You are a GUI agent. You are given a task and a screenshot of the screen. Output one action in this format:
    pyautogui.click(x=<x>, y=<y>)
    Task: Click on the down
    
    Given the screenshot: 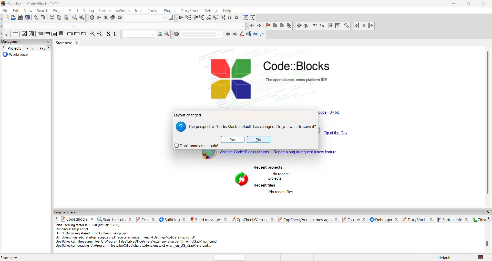 What is the action you would take?
    pyautogui.click(x=72, y=26)
    